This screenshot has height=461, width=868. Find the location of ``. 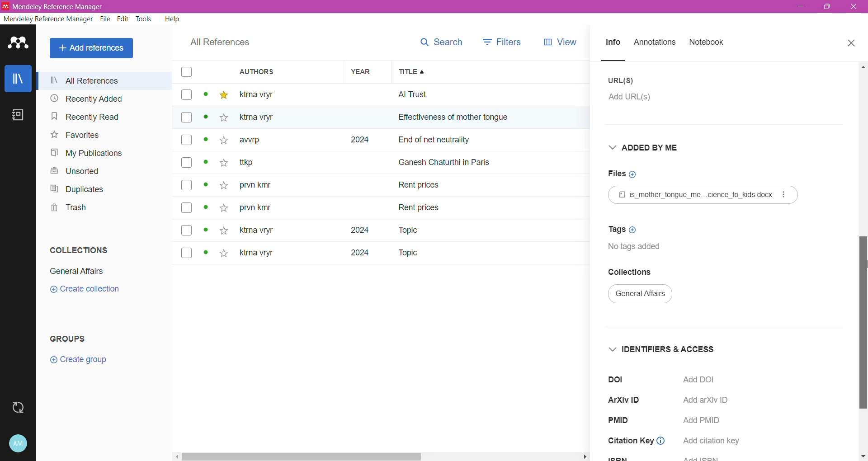

 is located at coordinates (263, 118).